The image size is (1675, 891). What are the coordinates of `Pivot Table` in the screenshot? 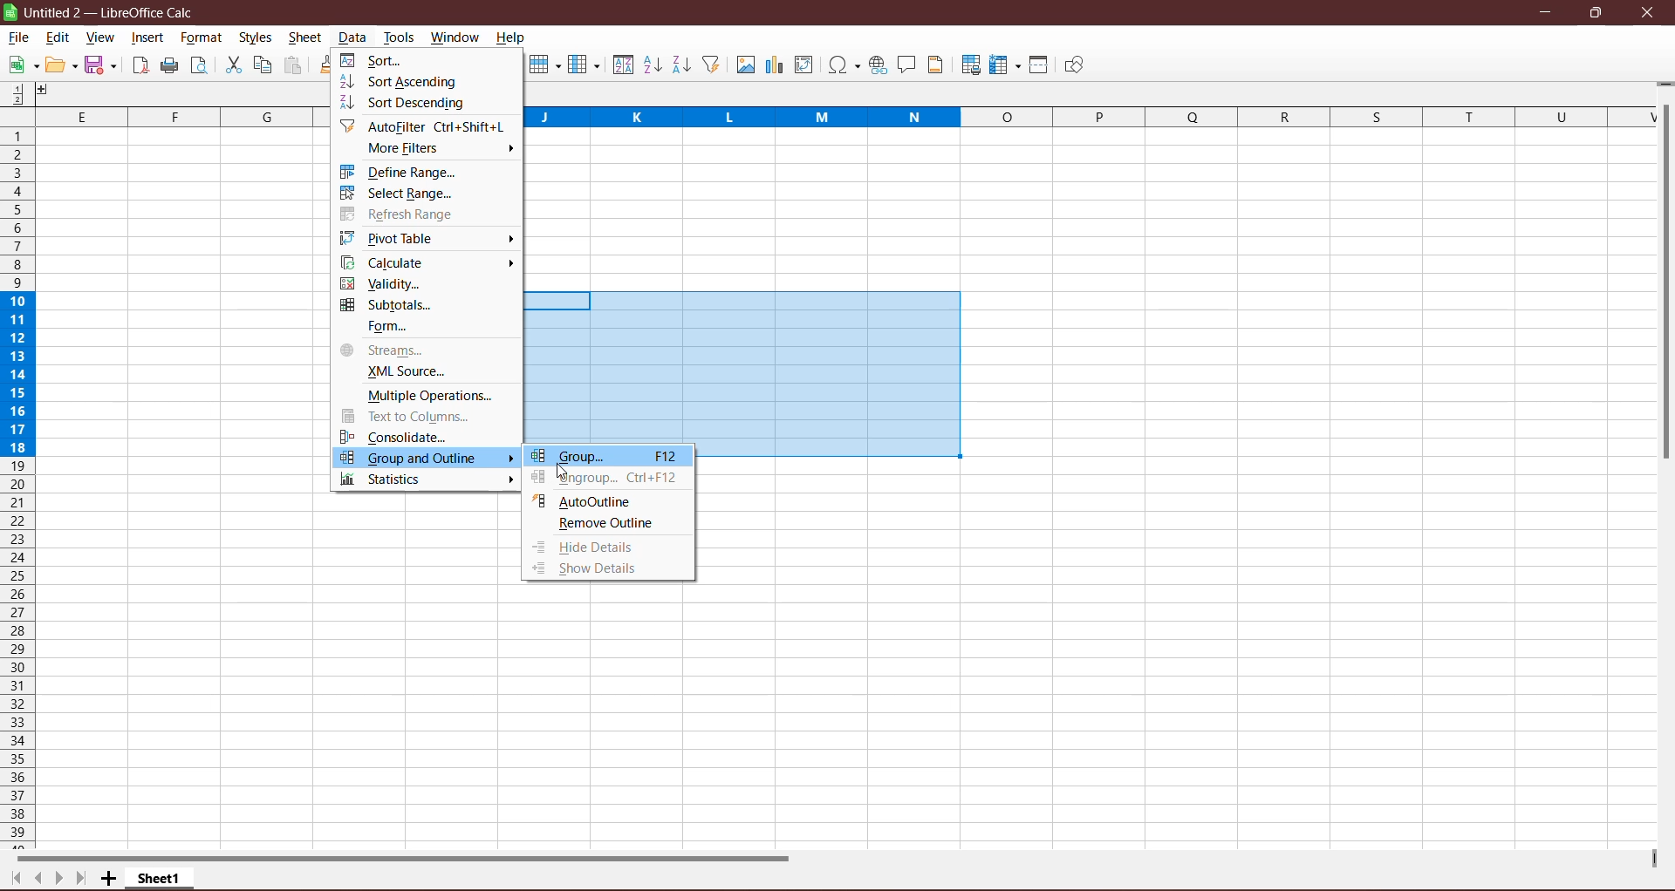 It's located at (393, 238).